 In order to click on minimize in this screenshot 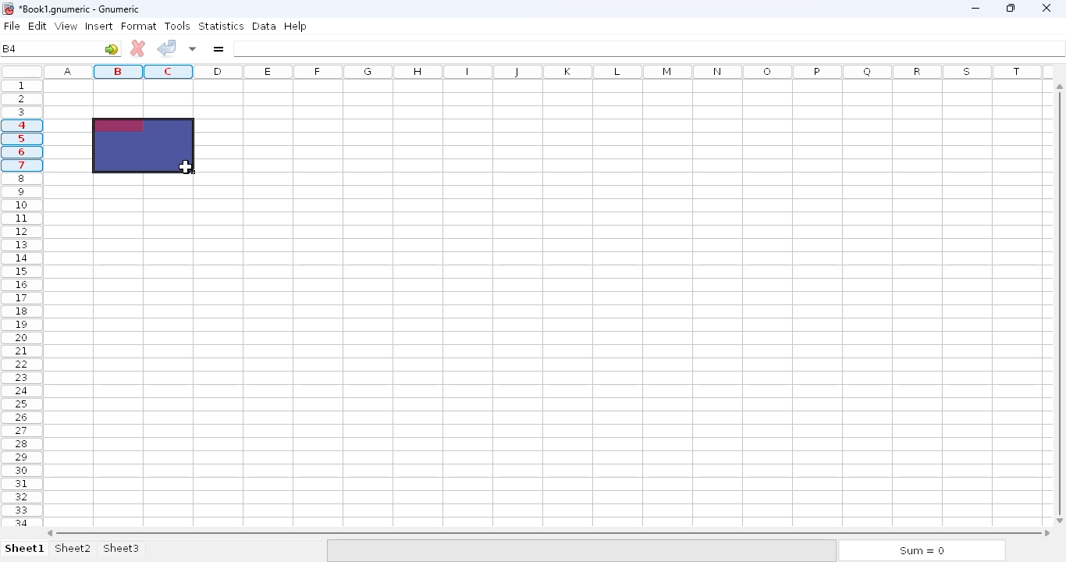, I will do `click(975, 9)`.